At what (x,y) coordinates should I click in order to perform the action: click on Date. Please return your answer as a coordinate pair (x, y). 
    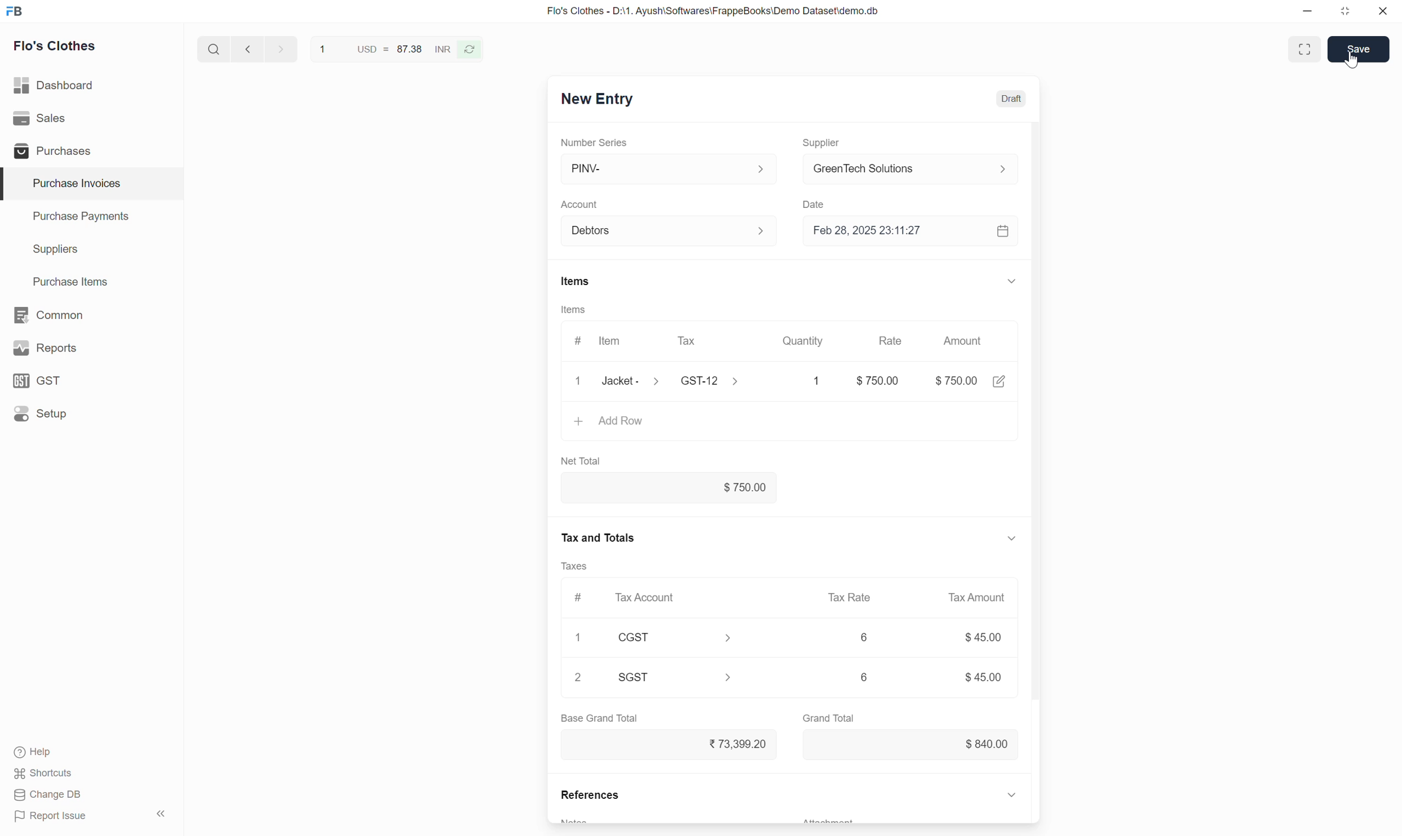
    Looking at the image, I should click on (816, 205).